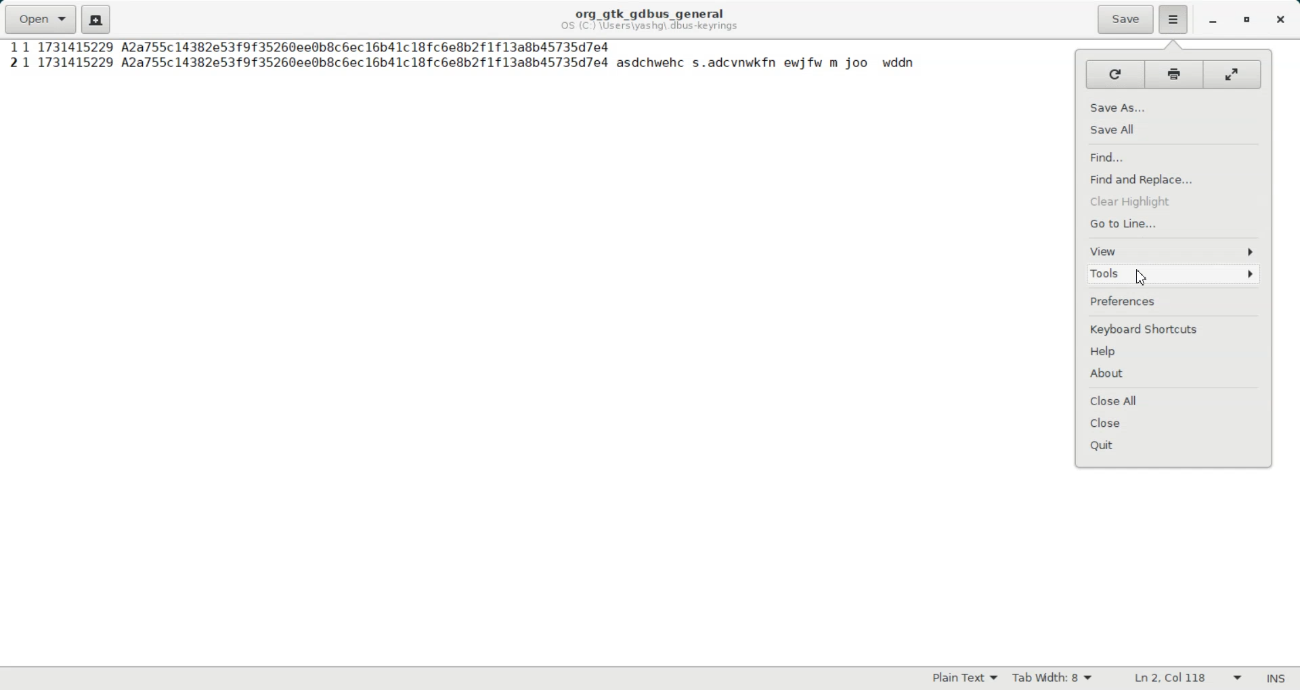 The image size is (1300, 690). I want to click on Close, so click(1281, 20).